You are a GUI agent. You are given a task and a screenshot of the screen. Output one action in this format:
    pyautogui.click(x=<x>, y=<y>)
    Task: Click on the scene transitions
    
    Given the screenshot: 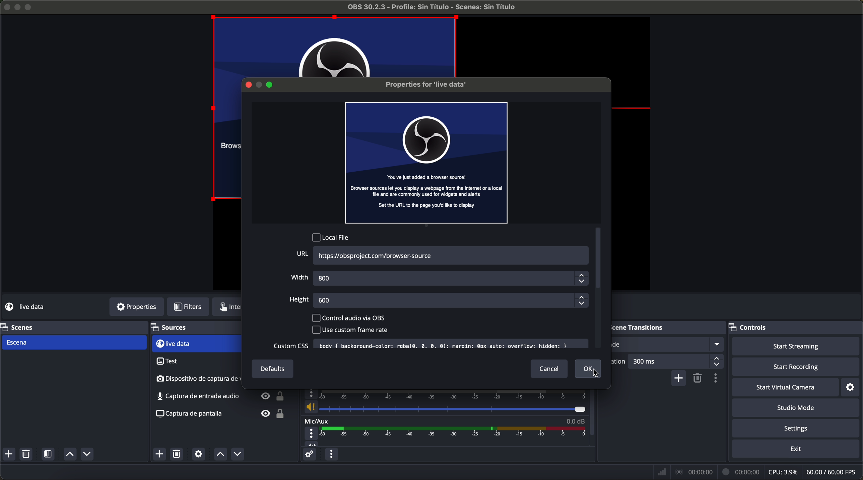 What is the action you would take?
    pyautogui.click(x=639, y=327)
    